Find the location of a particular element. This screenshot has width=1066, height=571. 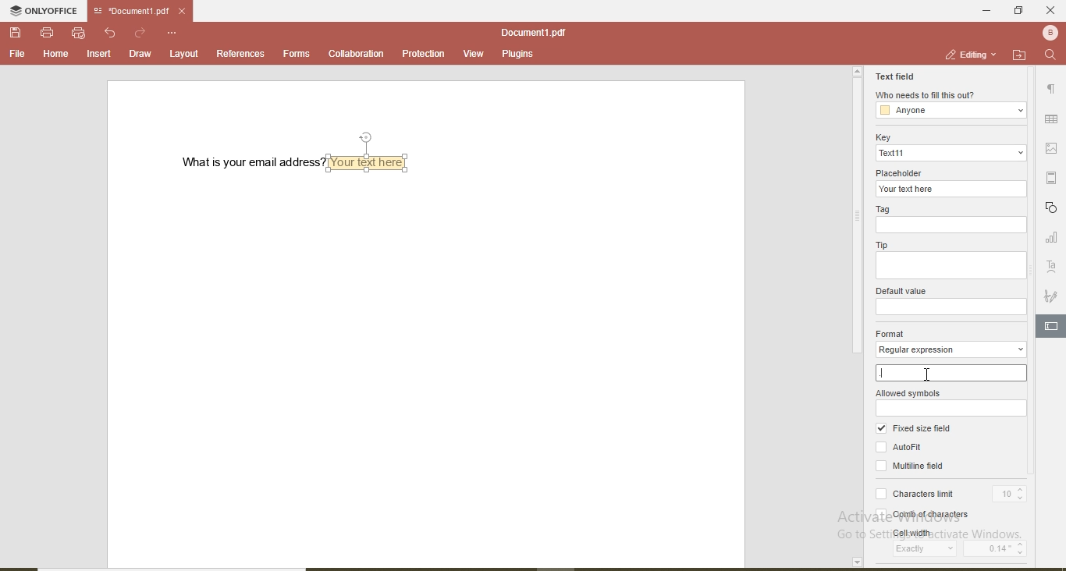

your text here is located at coordinates (952, 189).